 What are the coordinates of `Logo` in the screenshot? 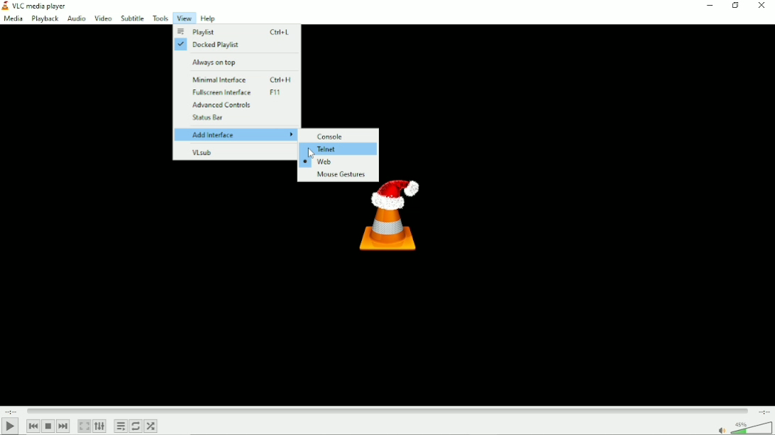 It's located at (383, 229).